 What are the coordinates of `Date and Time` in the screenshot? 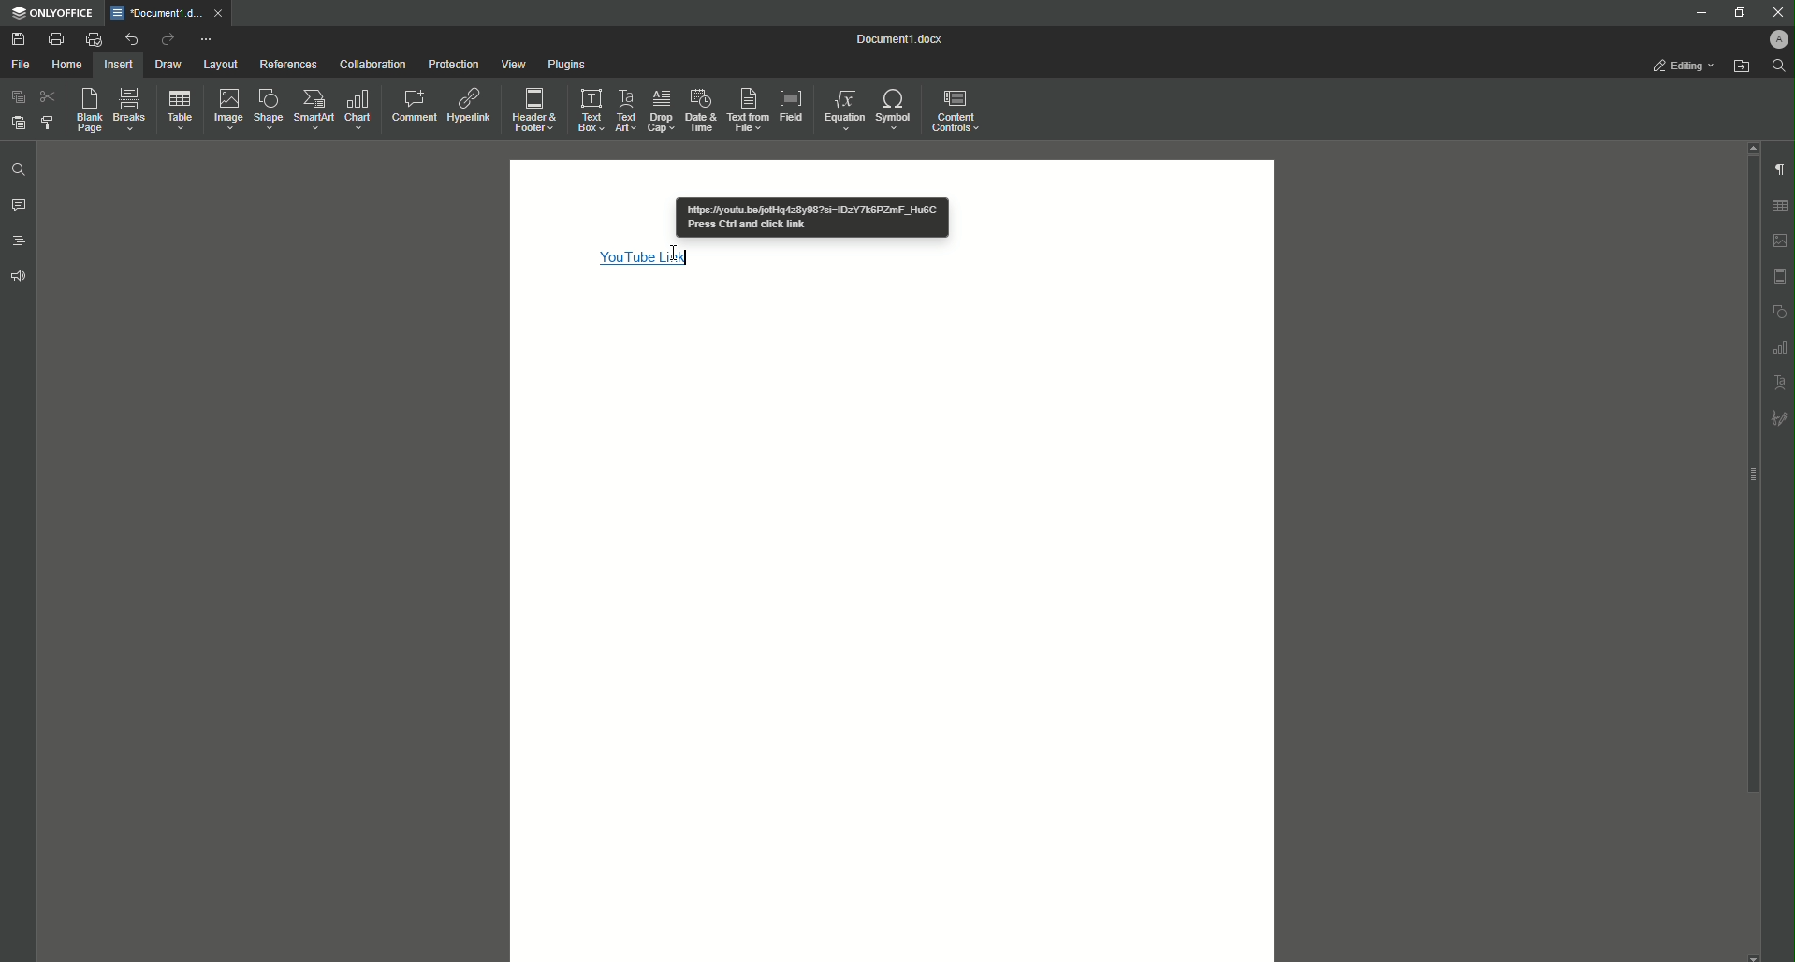 It's located at (701, 110).